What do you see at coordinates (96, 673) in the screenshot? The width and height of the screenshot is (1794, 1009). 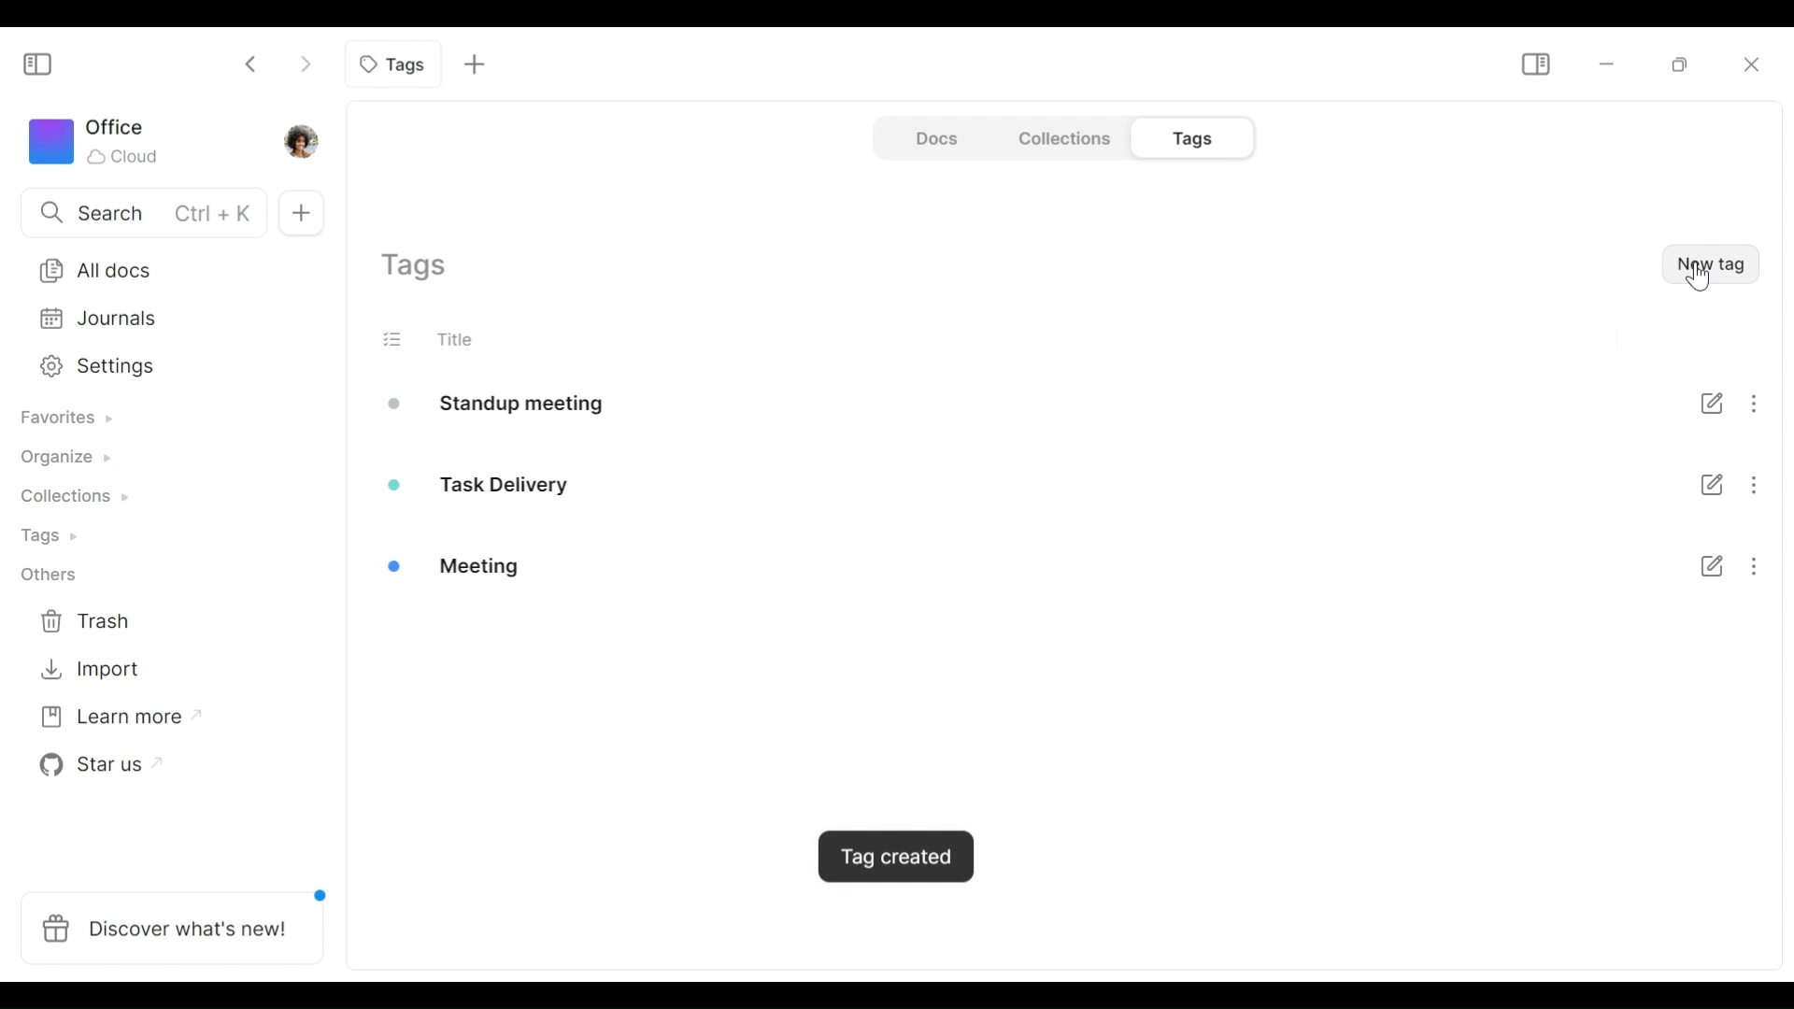 I see `Import` at bounding box center [96, 673].